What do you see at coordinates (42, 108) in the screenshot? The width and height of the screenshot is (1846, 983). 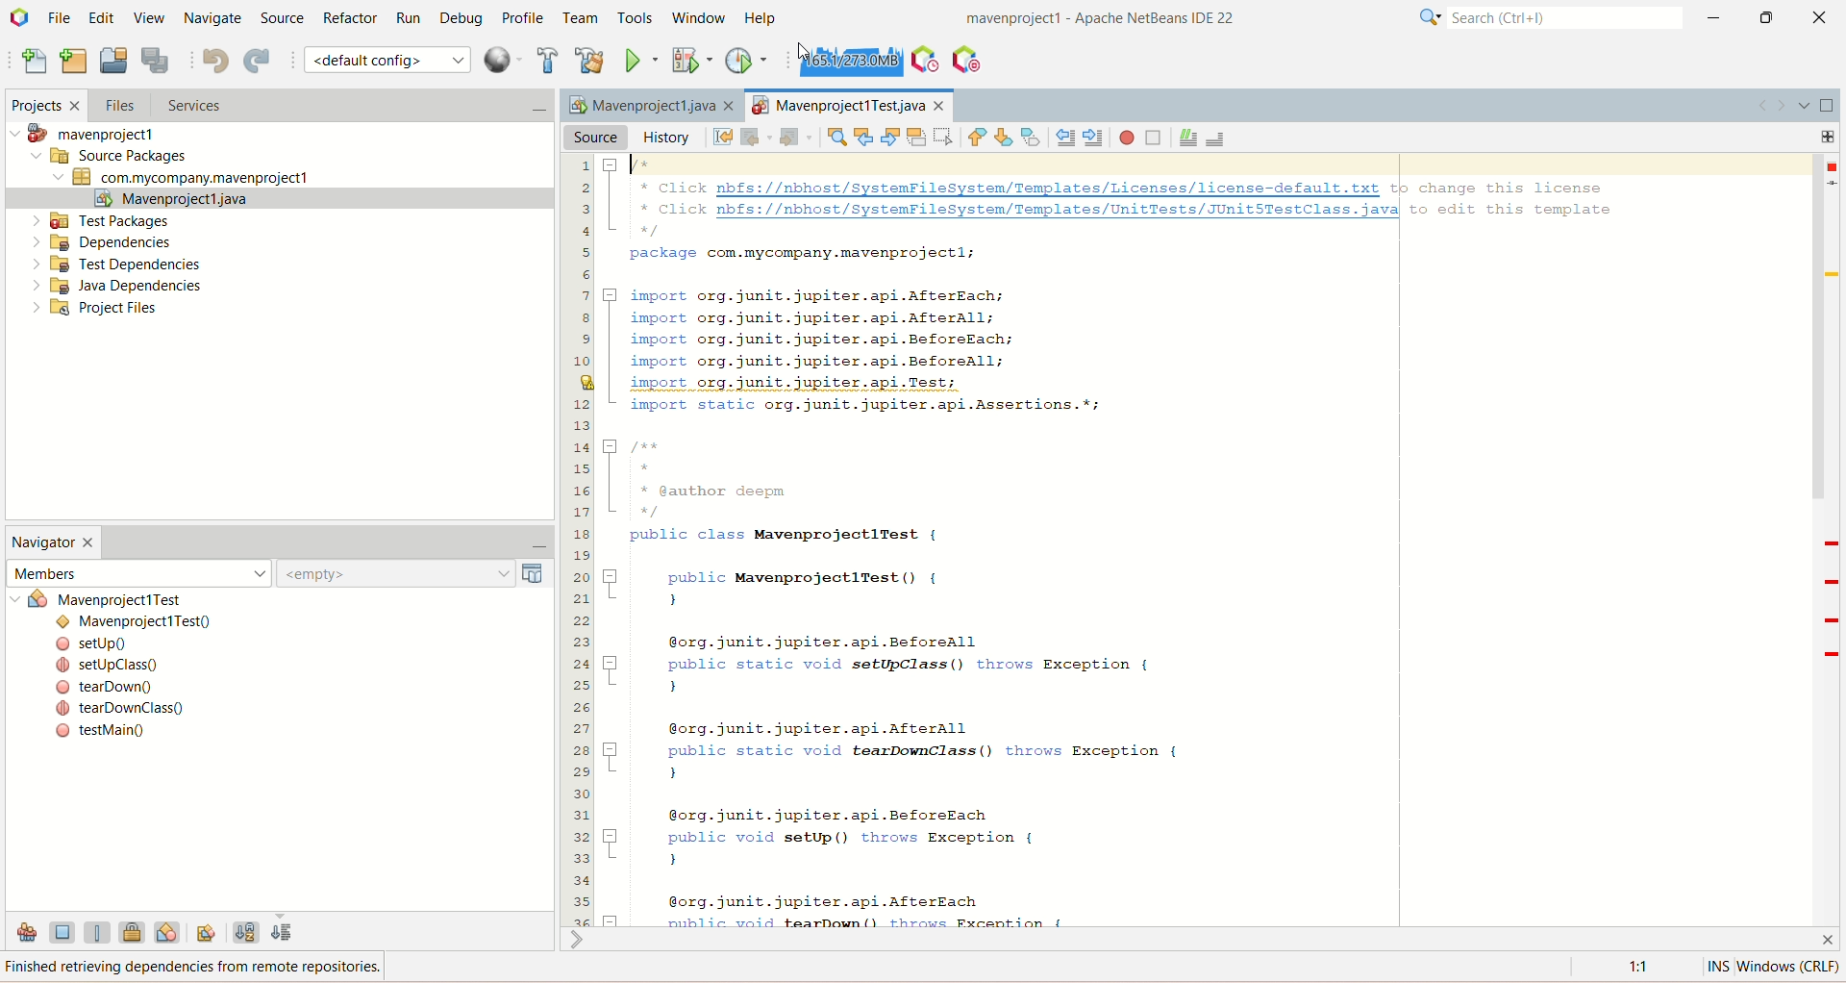 I see `projects` at bounding box center [42, 108].